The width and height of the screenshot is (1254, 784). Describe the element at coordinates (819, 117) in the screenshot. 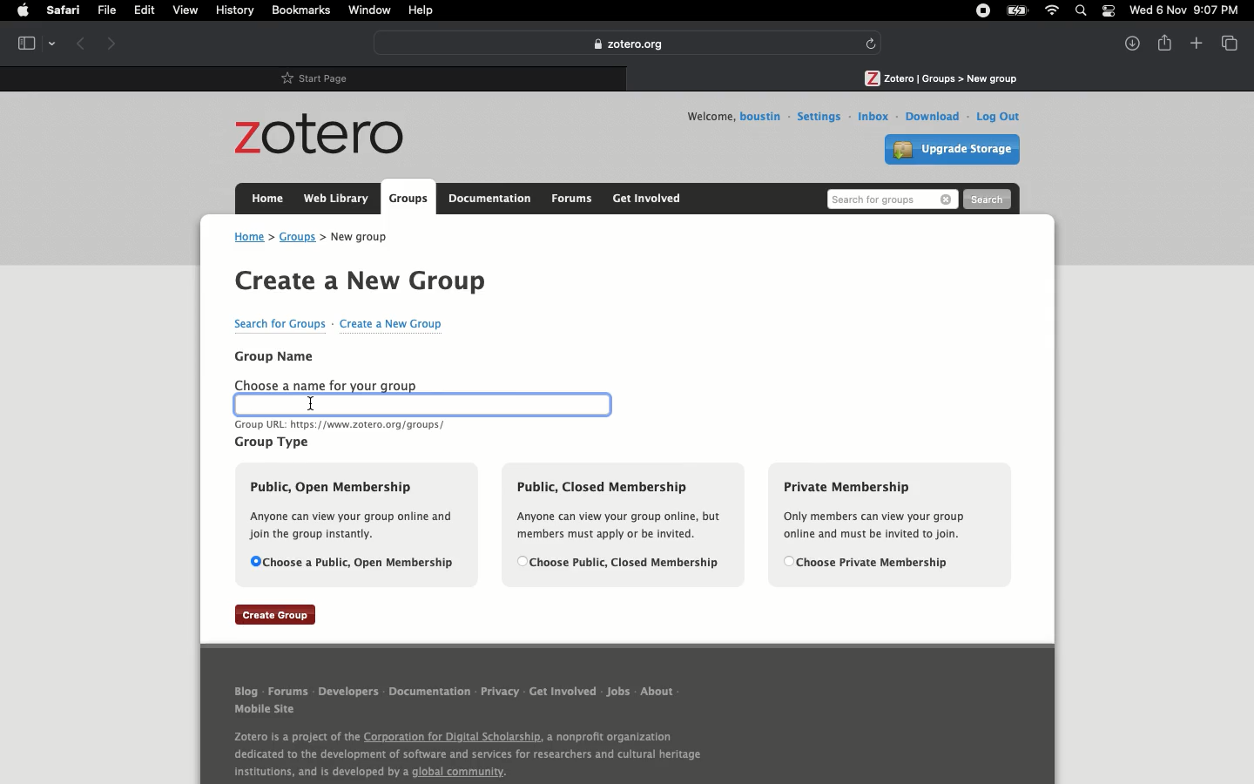

I see `Settings` at that location.